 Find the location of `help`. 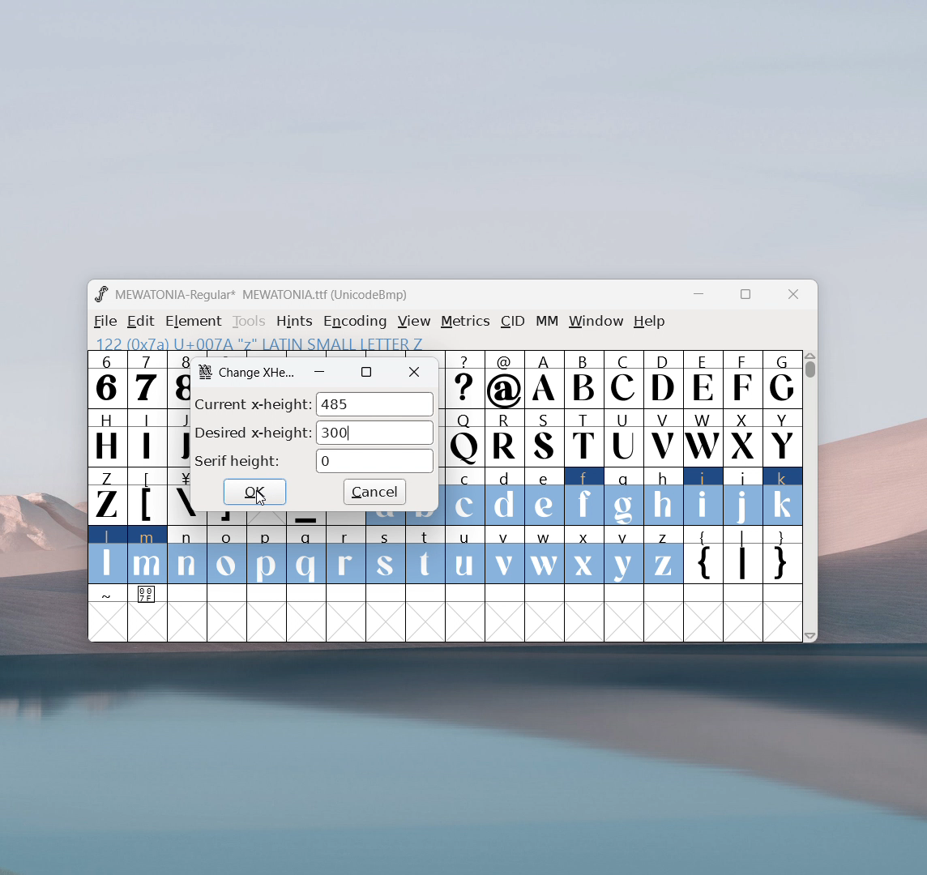

help is located at coordinates (650, 322).